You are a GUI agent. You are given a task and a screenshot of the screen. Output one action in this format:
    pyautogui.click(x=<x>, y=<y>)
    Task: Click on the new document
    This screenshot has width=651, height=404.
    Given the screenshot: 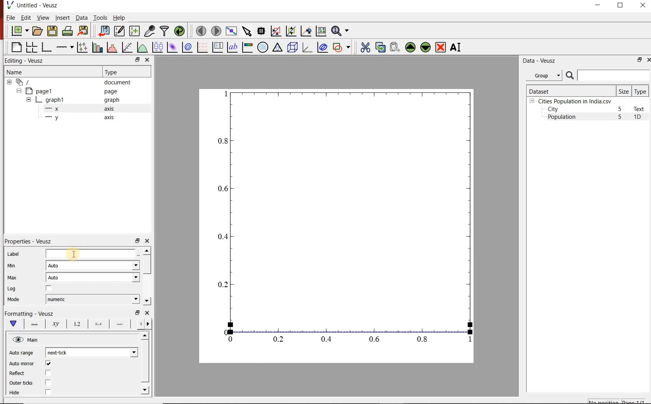 What is the action you would take?
    pyautogui.click(x=18, y=31)
    